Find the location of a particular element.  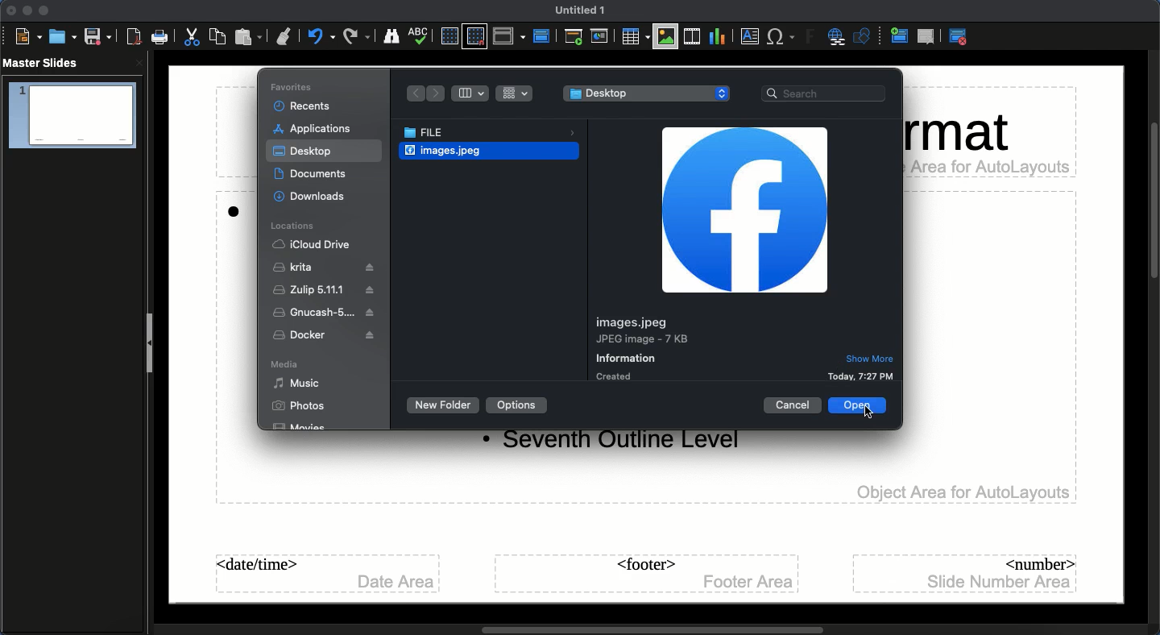

 Object Area for AutoLayouts is located at coordinates (963, 493).